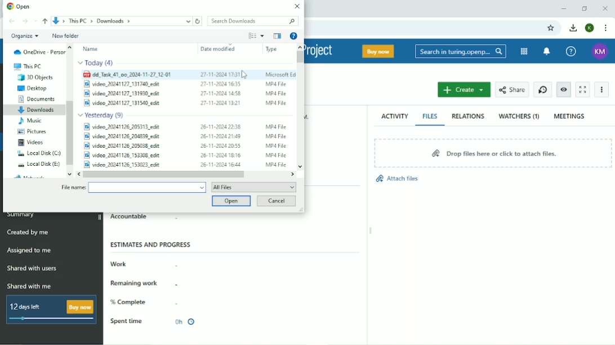 The height and width of the screenshot is (345, 615). I want to click on Set new timer, so click(542, 89).